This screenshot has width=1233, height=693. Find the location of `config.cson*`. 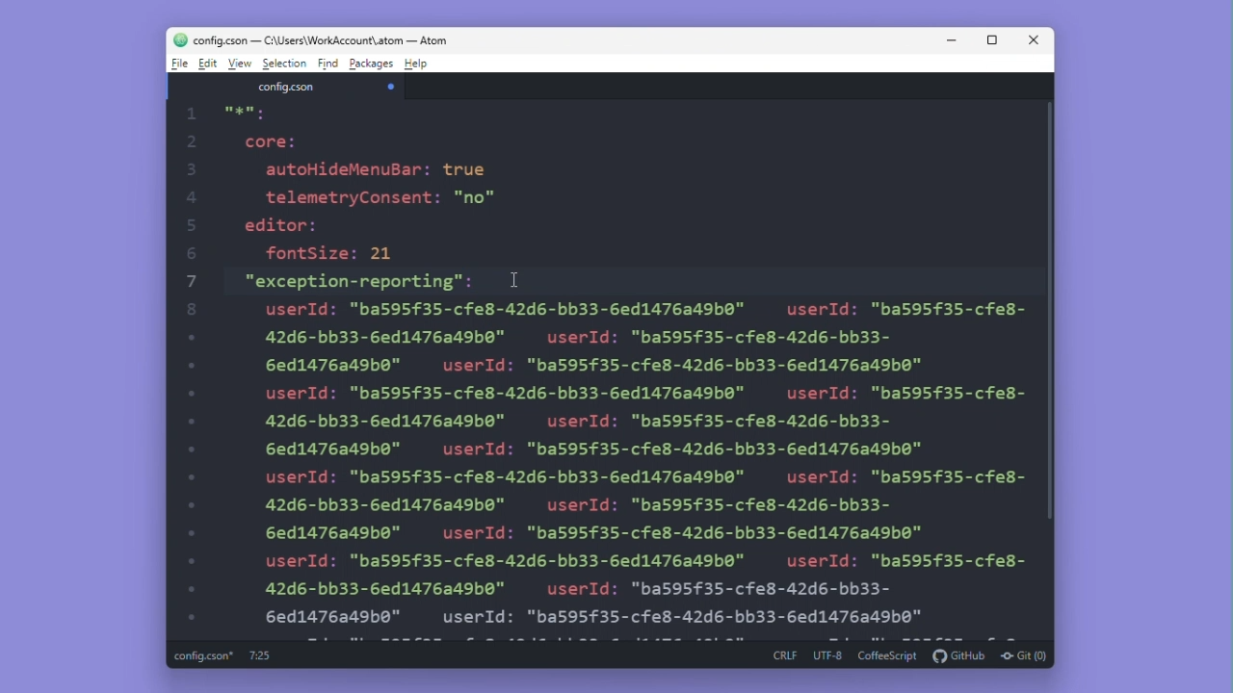

config.cson* is located at coordinates (206, 656).